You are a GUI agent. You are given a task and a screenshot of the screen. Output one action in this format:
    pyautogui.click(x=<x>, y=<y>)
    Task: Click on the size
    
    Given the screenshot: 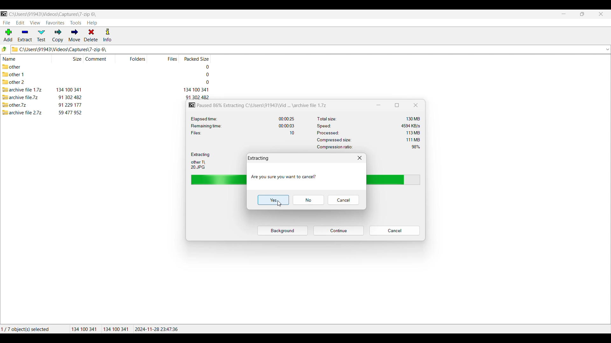 What is the action you would take?
    pyautogui.click(x=70, y=97)
    